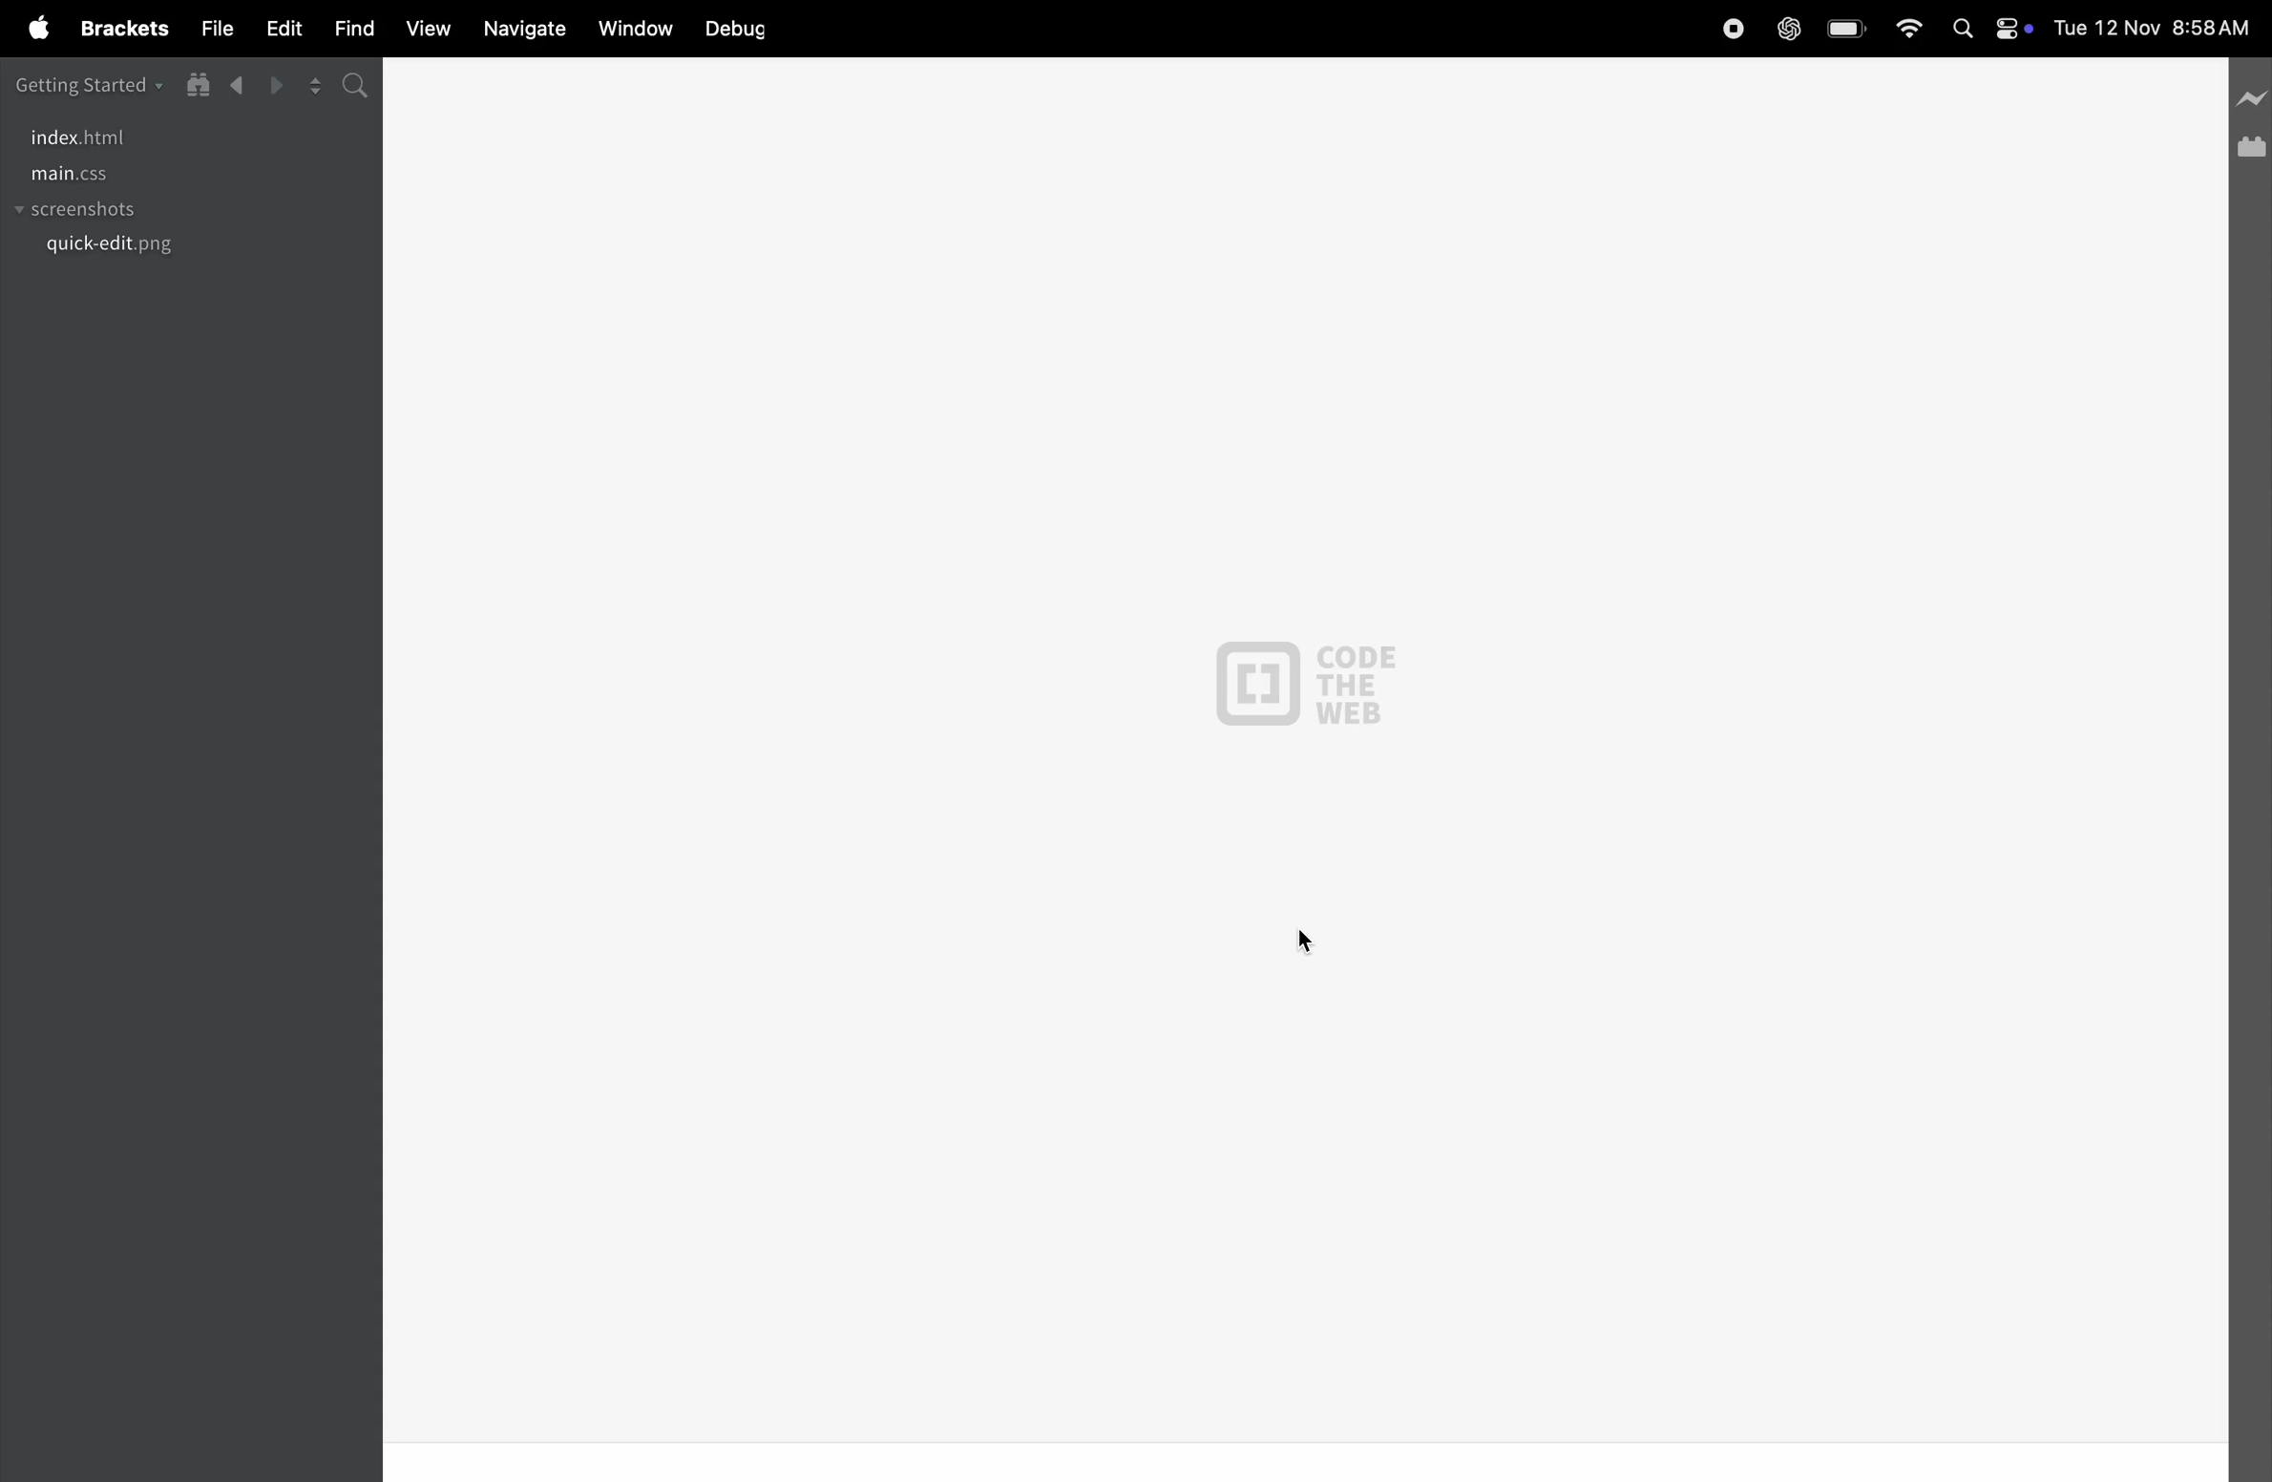 Image resolution: width=2272 pixels, height=1482 pixels. Describe the element at coordinates (738, 29) in the screenshot. I see `debug` at that location.